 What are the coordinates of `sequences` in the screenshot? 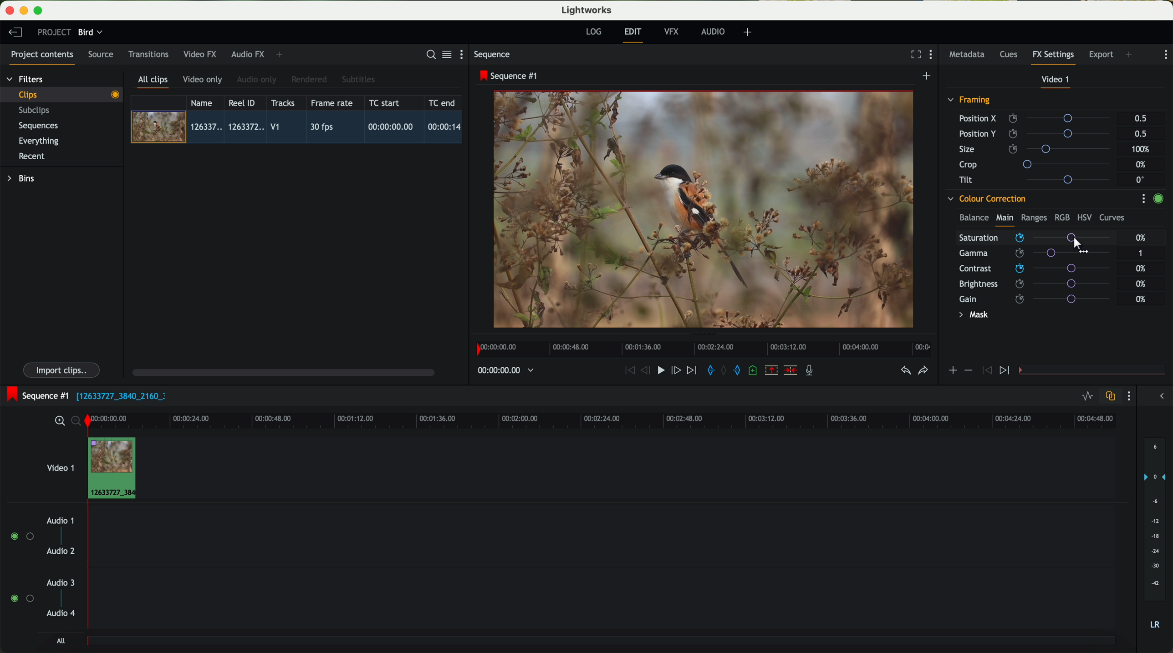 It's located at (38, 126).